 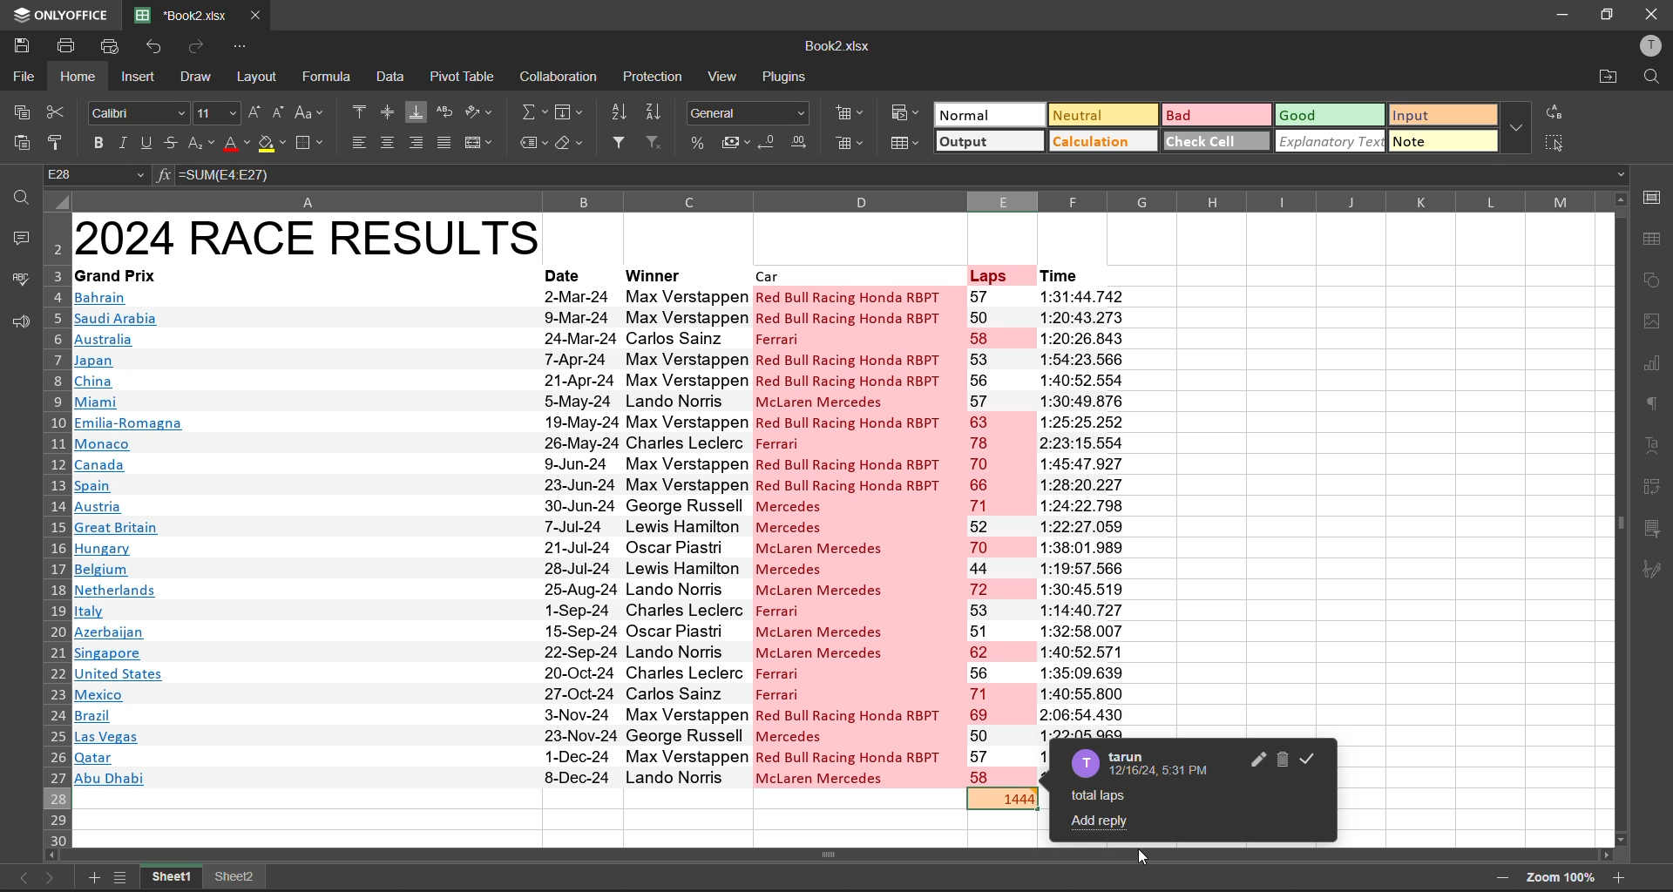 What do you see at coordinates (1560, 112) in the screenshot?
I see `replace` at bounding box center [1560, 112].